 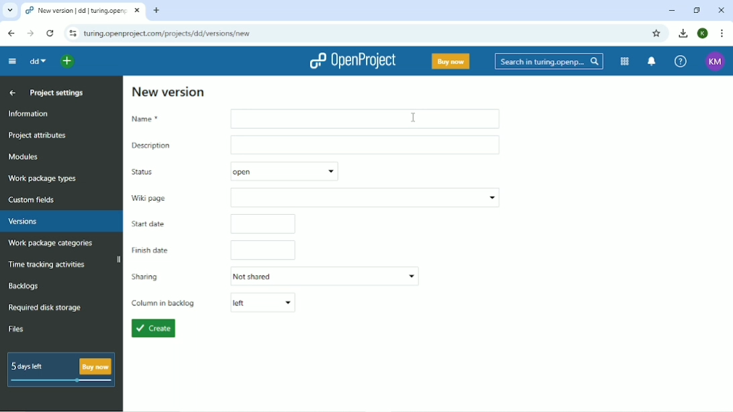 I want to click on Information, so click(x=32, y=113).